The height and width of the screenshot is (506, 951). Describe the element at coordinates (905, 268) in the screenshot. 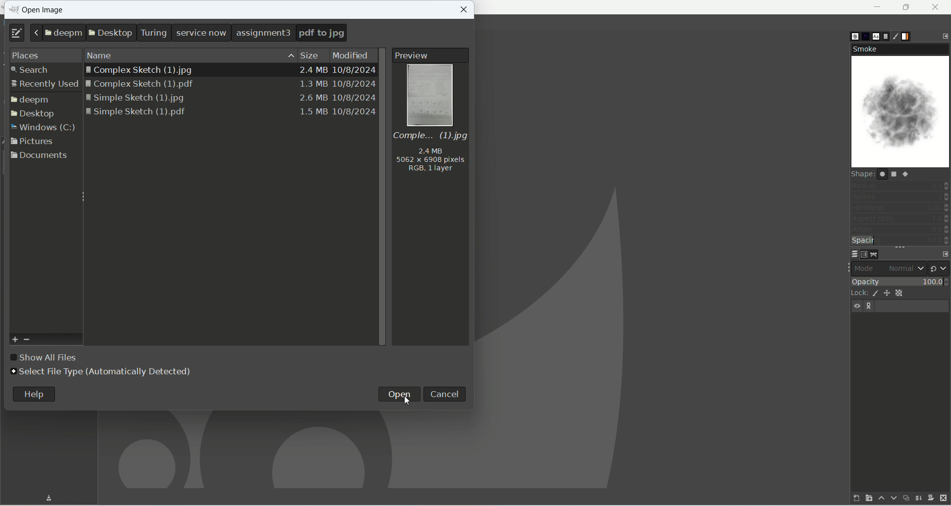

I see `normal` at that location.